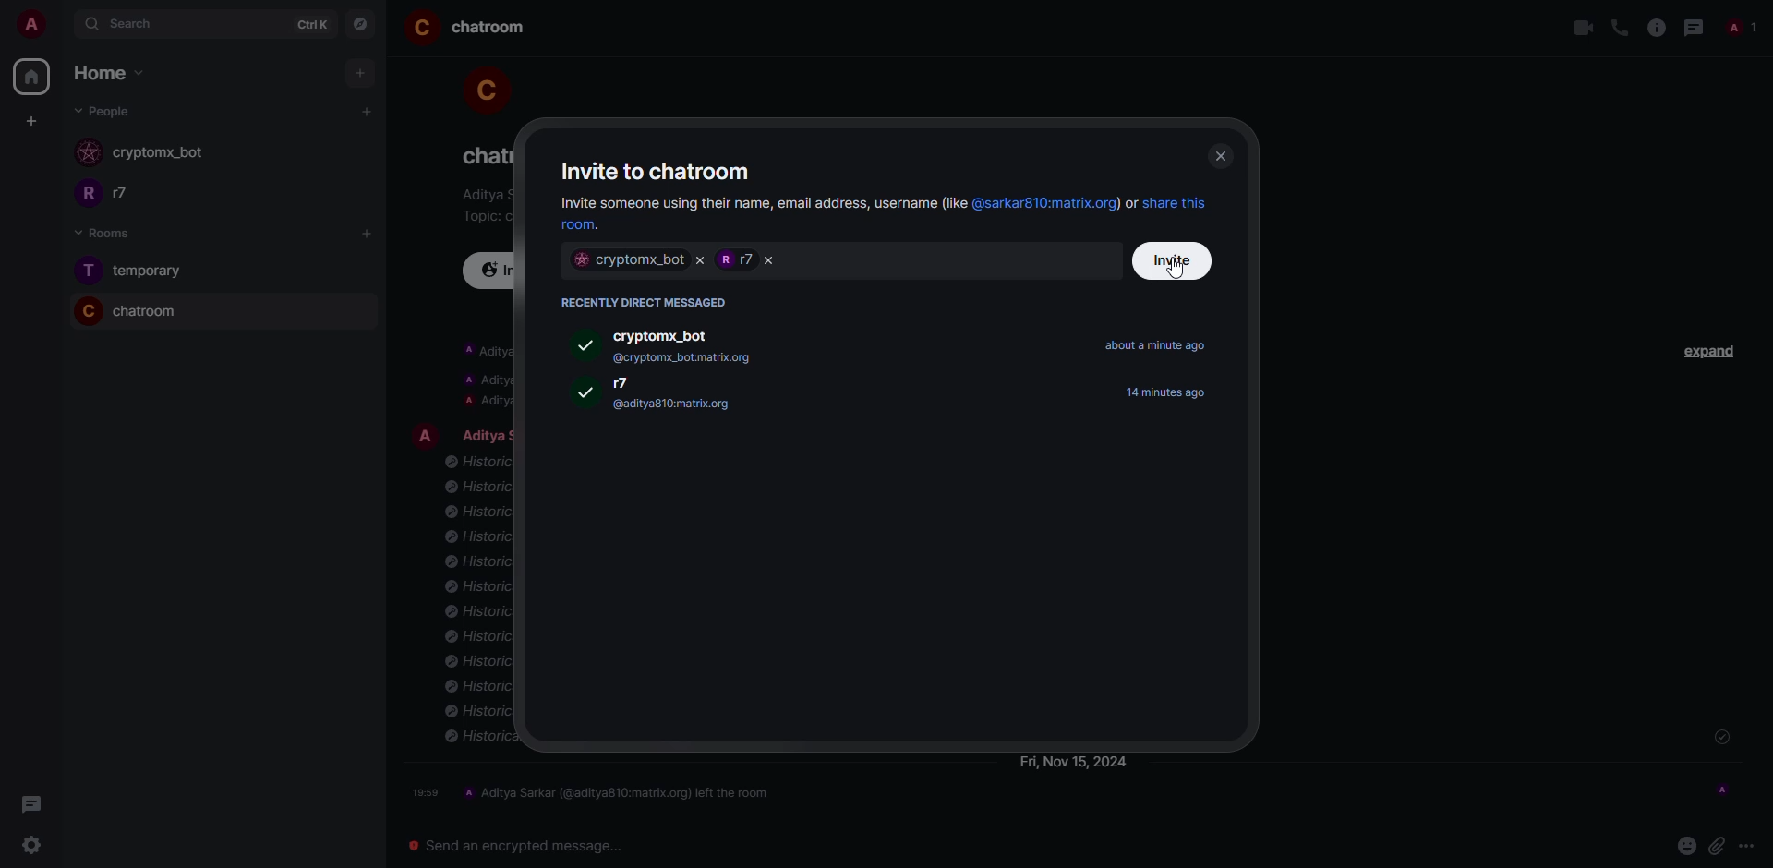 This screenshot has height=868, width=1773. Describe the element at coordinates (584, 344) in the screenshot. I see `selected` at that location.